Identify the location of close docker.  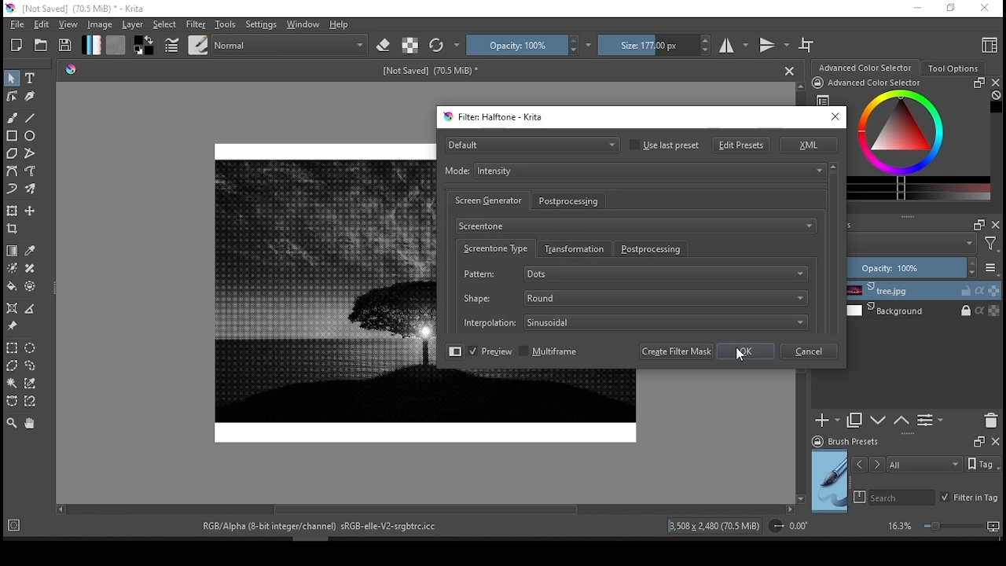
(994, 442).